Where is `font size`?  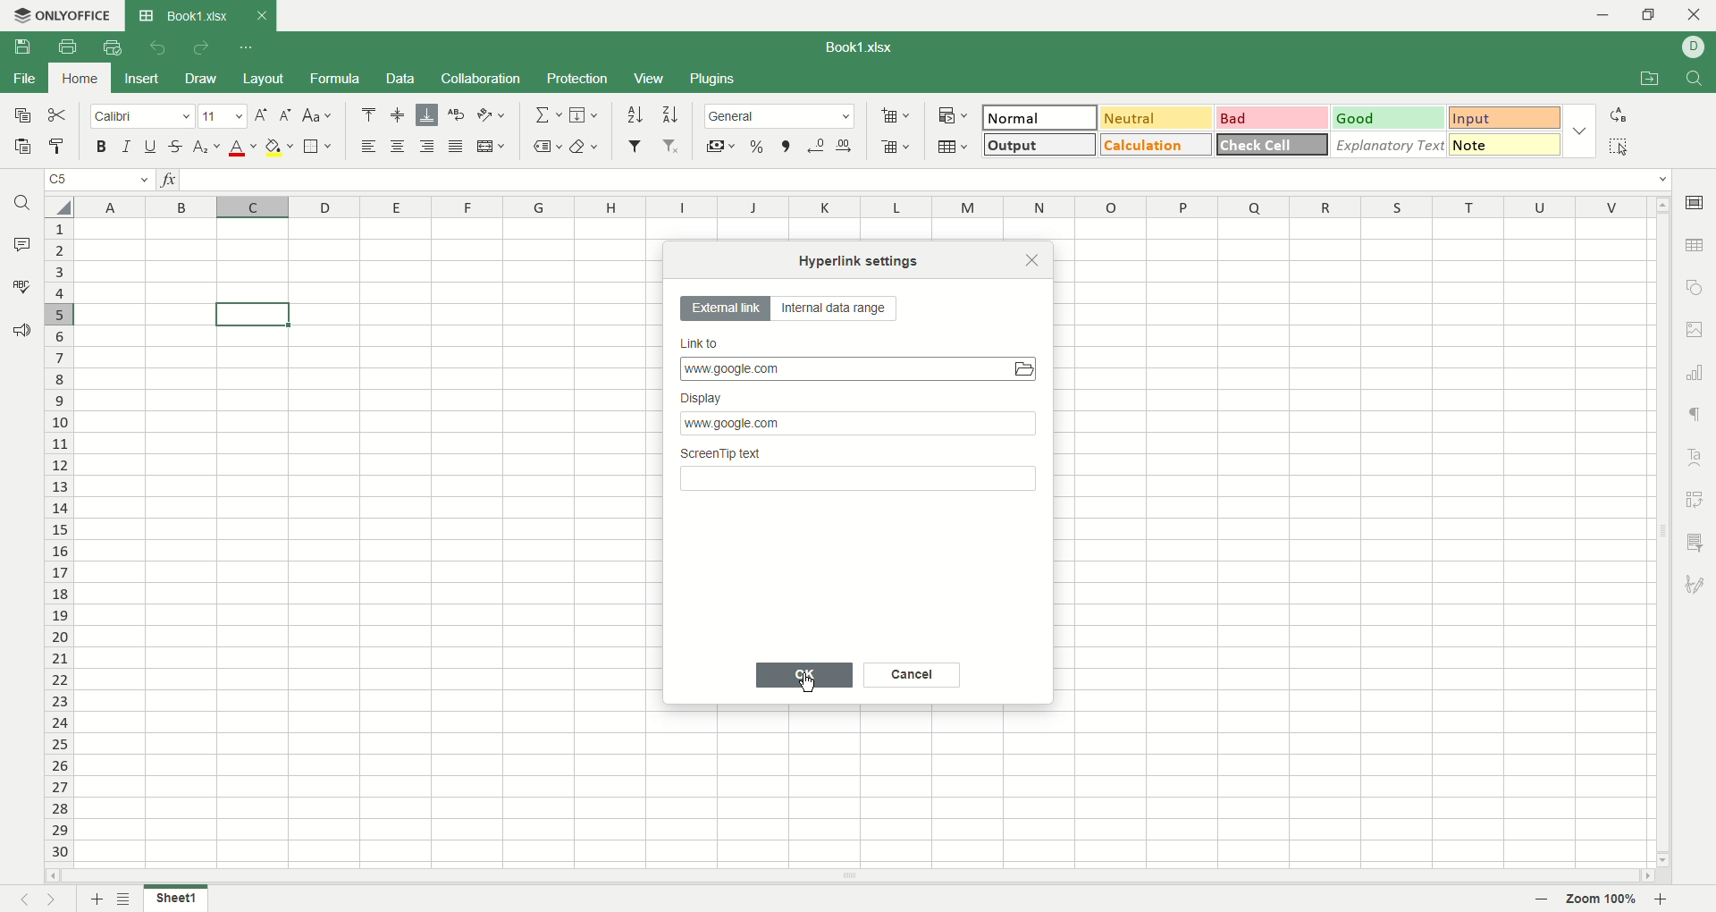
font size is located at coordinates (222, 117).